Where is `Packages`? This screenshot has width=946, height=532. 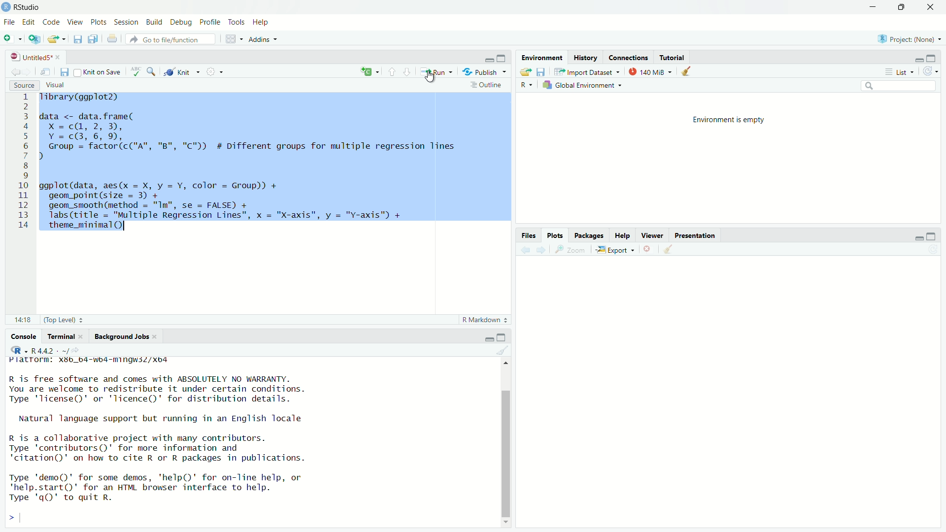 Packages is located at coordinates (590, 235).